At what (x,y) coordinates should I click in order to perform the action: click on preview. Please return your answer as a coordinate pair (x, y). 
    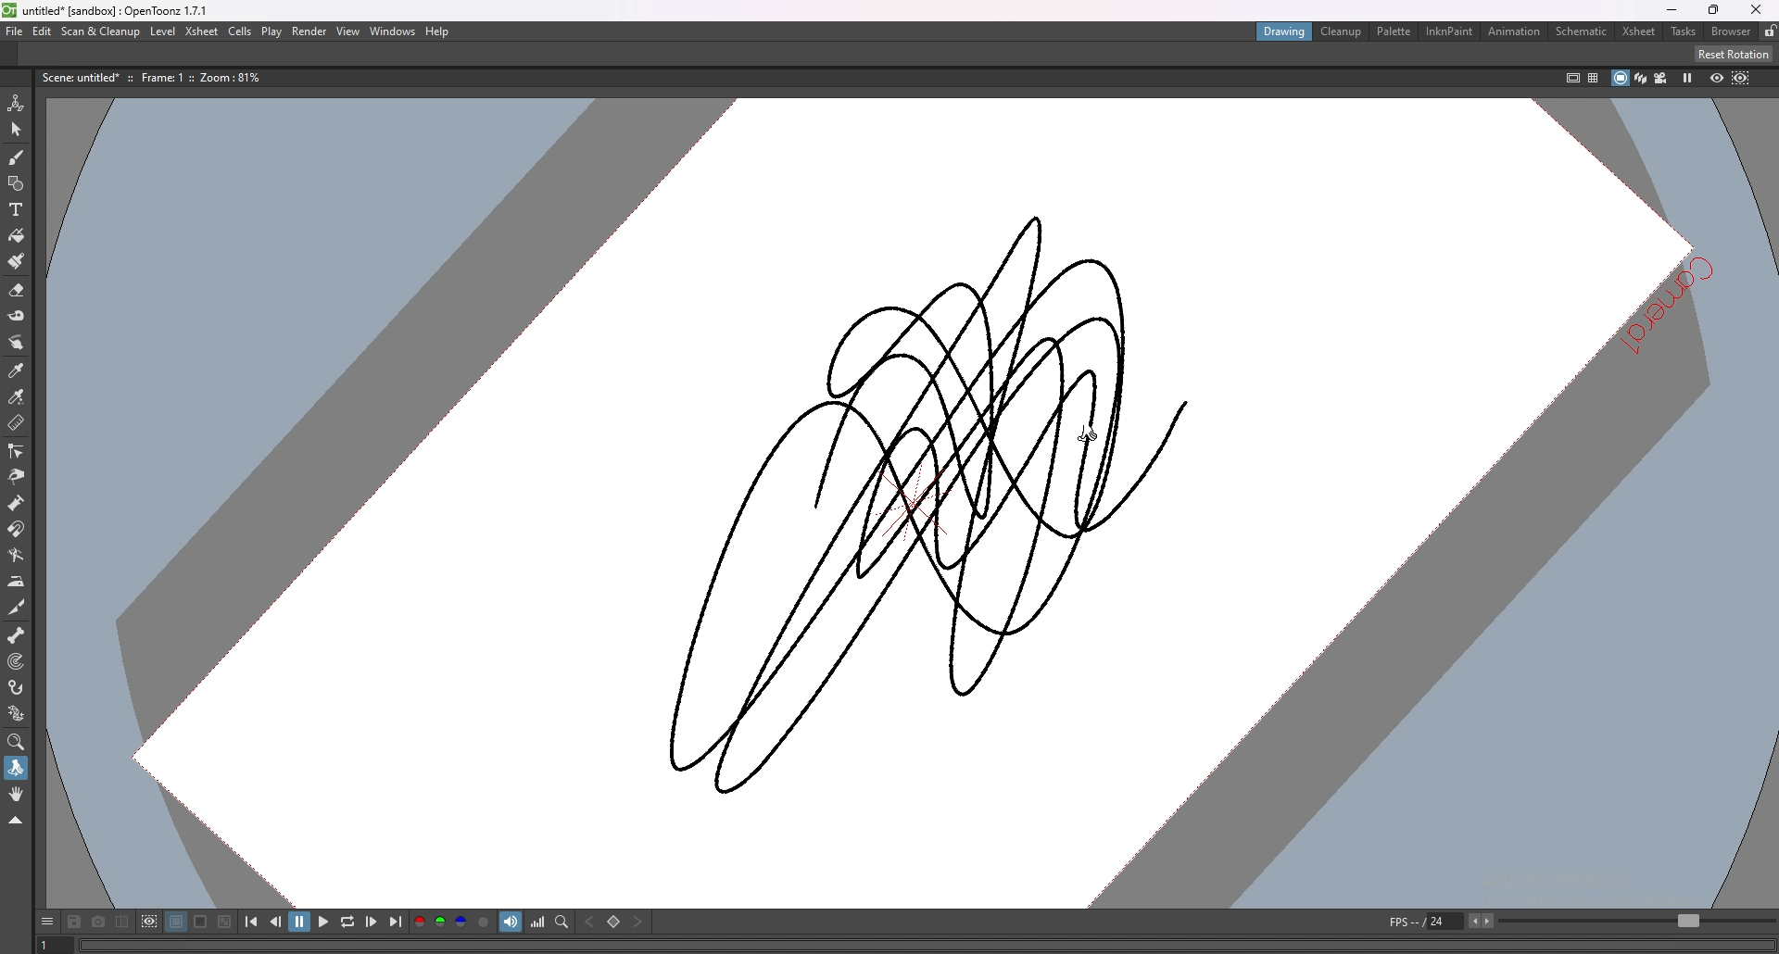
    Looking at the image, I should click on (1717, 78).